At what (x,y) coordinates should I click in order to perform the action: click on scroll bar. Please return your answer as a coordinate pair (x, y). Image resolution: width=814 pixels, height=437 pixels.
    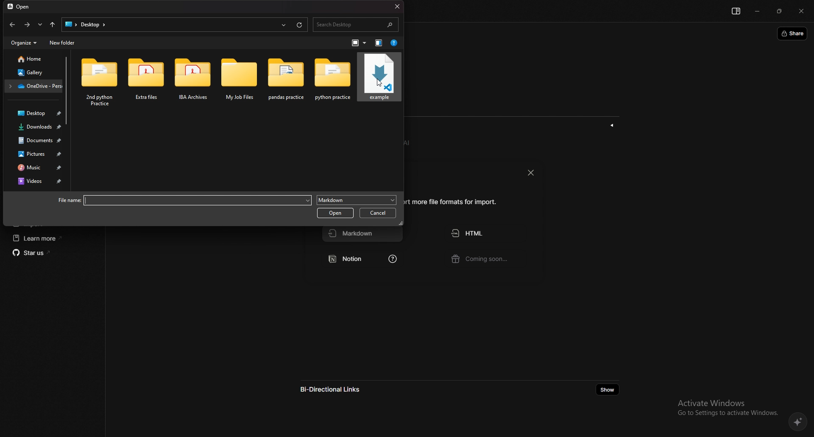
    Looking at the image, I should click on (67, 90).